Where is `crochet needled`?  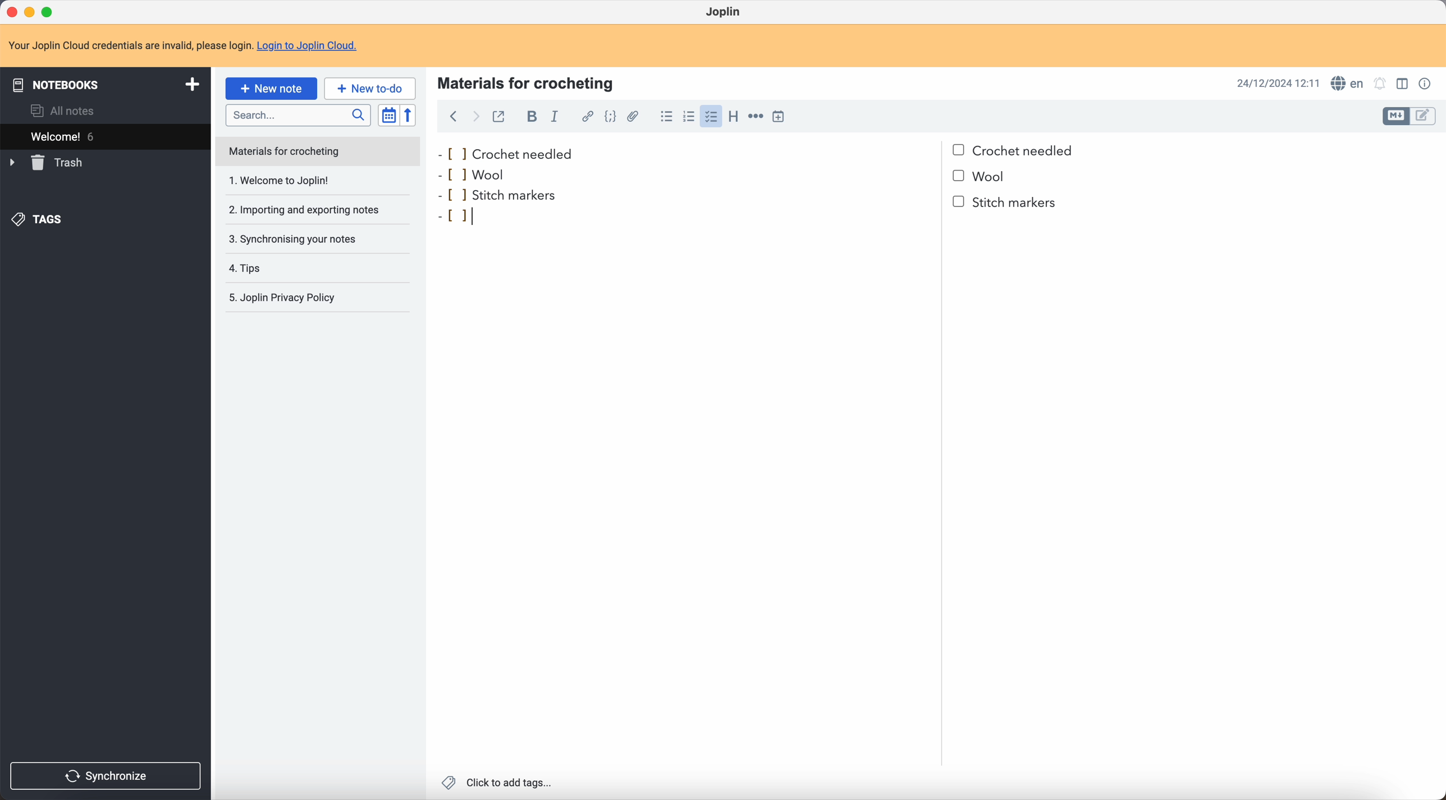 crochet needled is located at coordinates (758, 149).